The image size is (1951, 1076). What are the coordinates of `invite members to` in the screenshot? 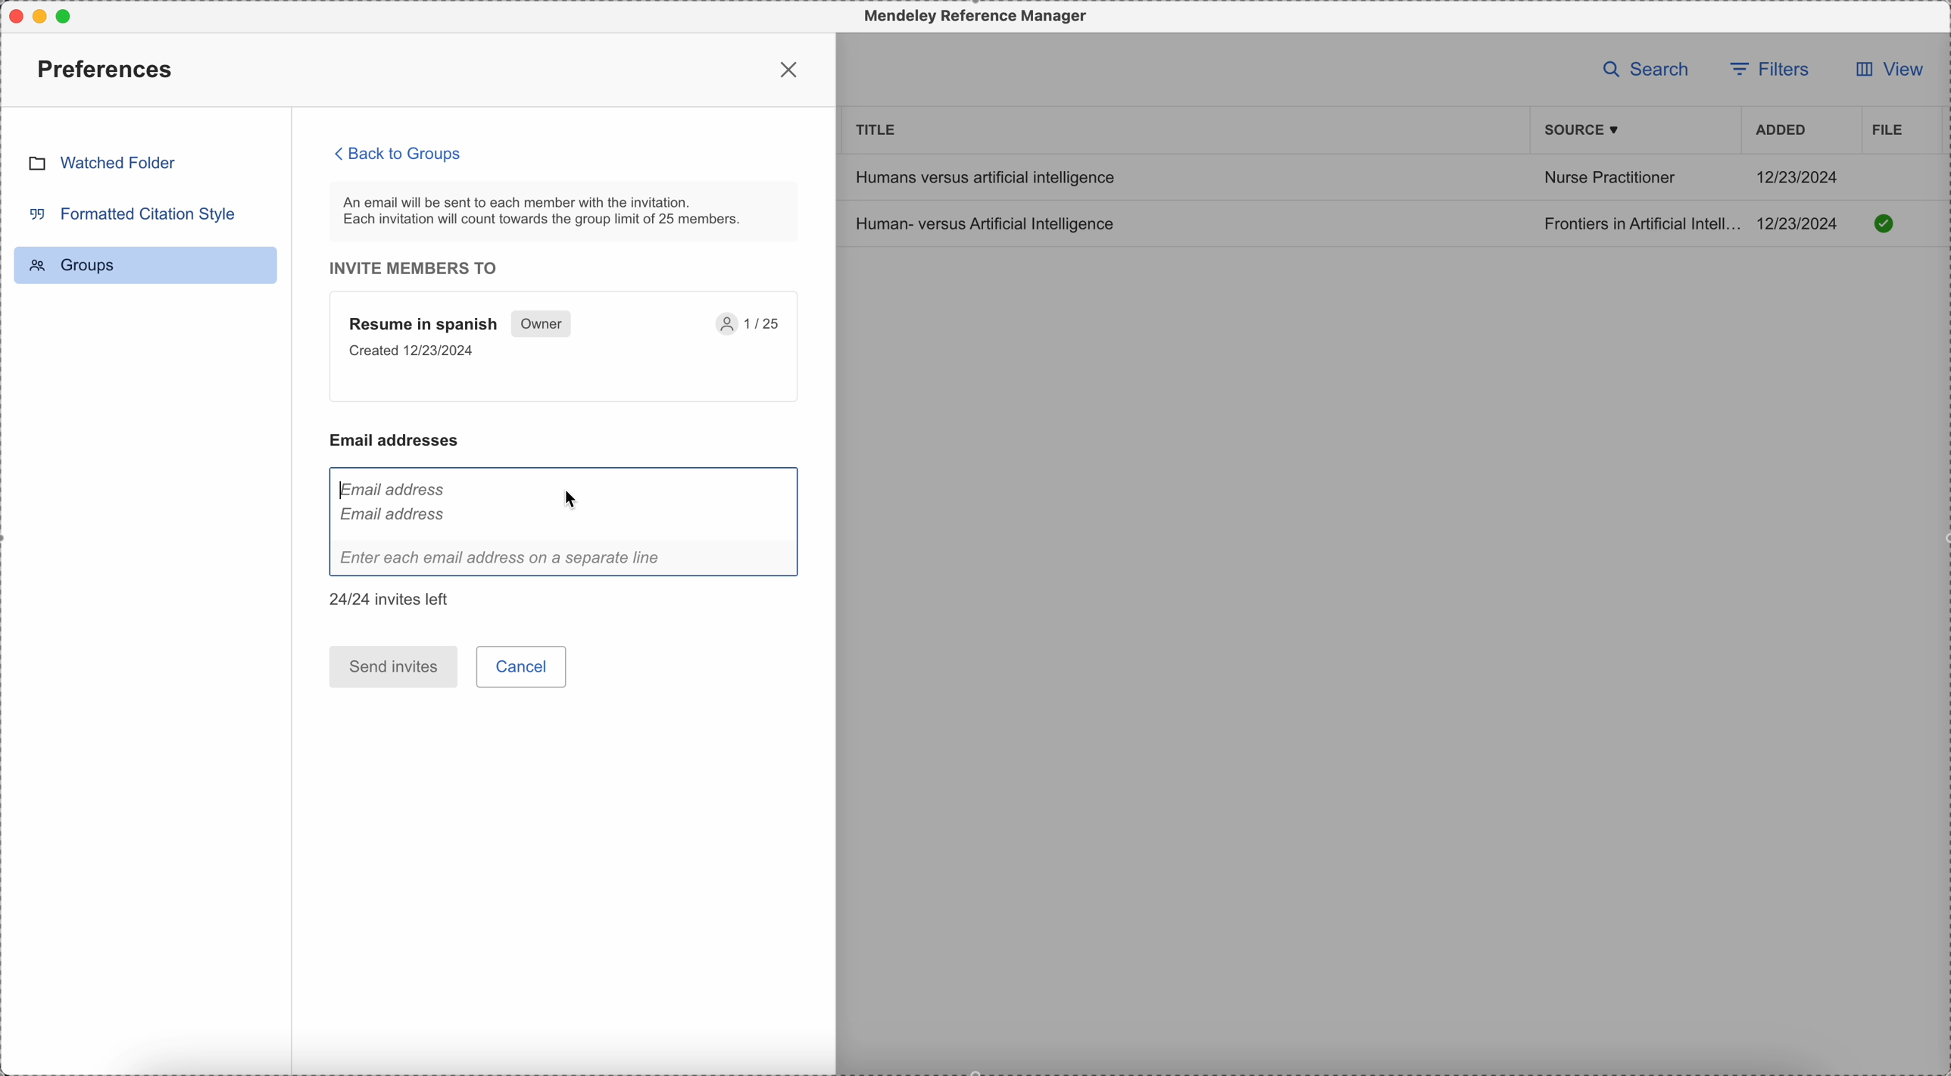 It's located at (422, 268).